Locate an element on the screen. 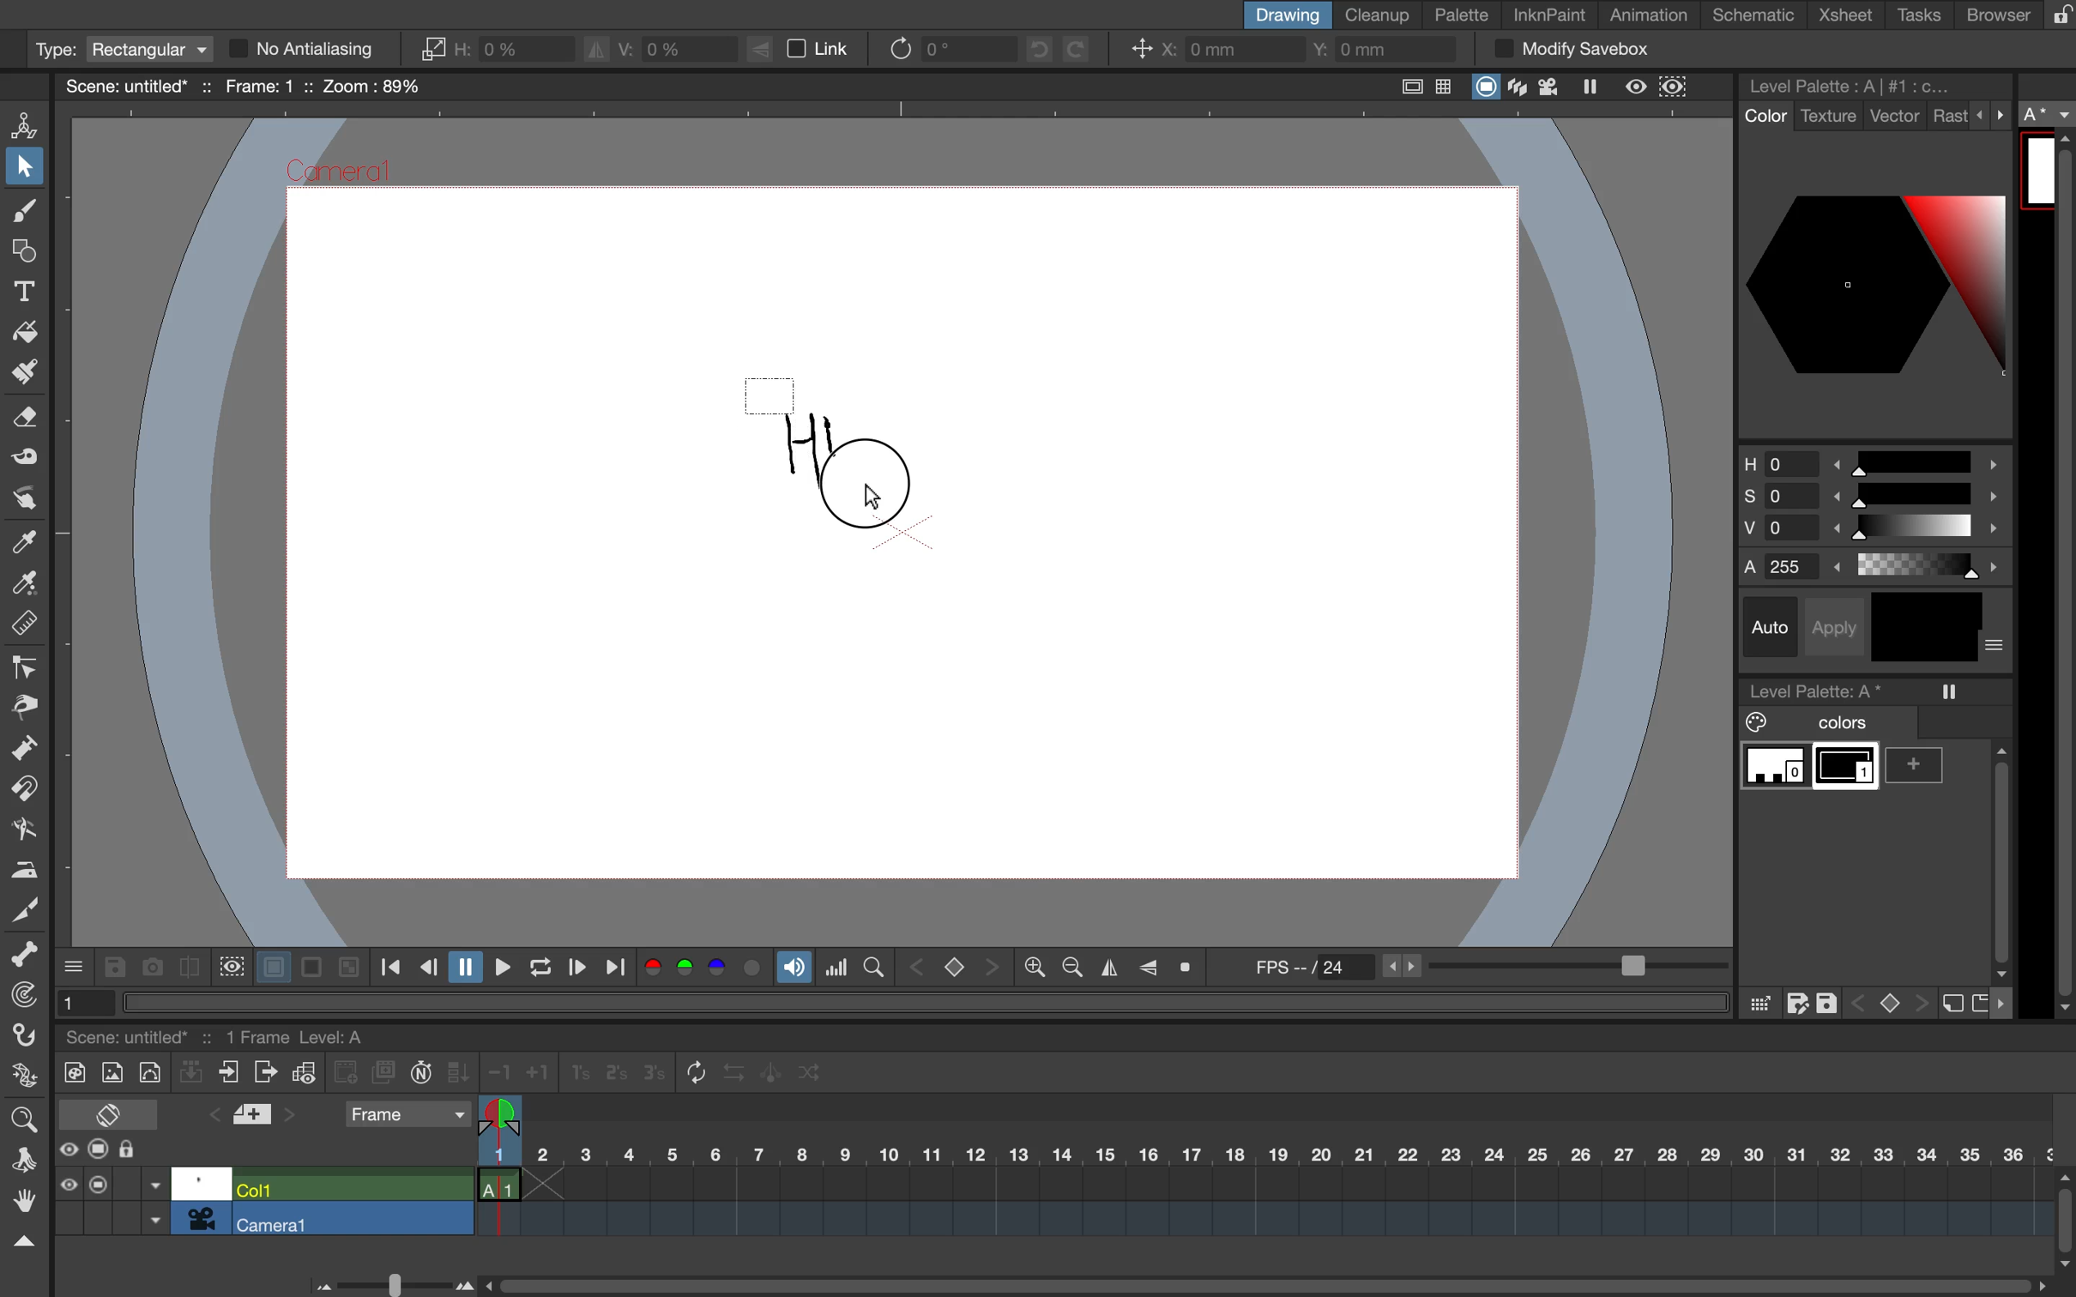  hue is located at coordinates (1872, 461).